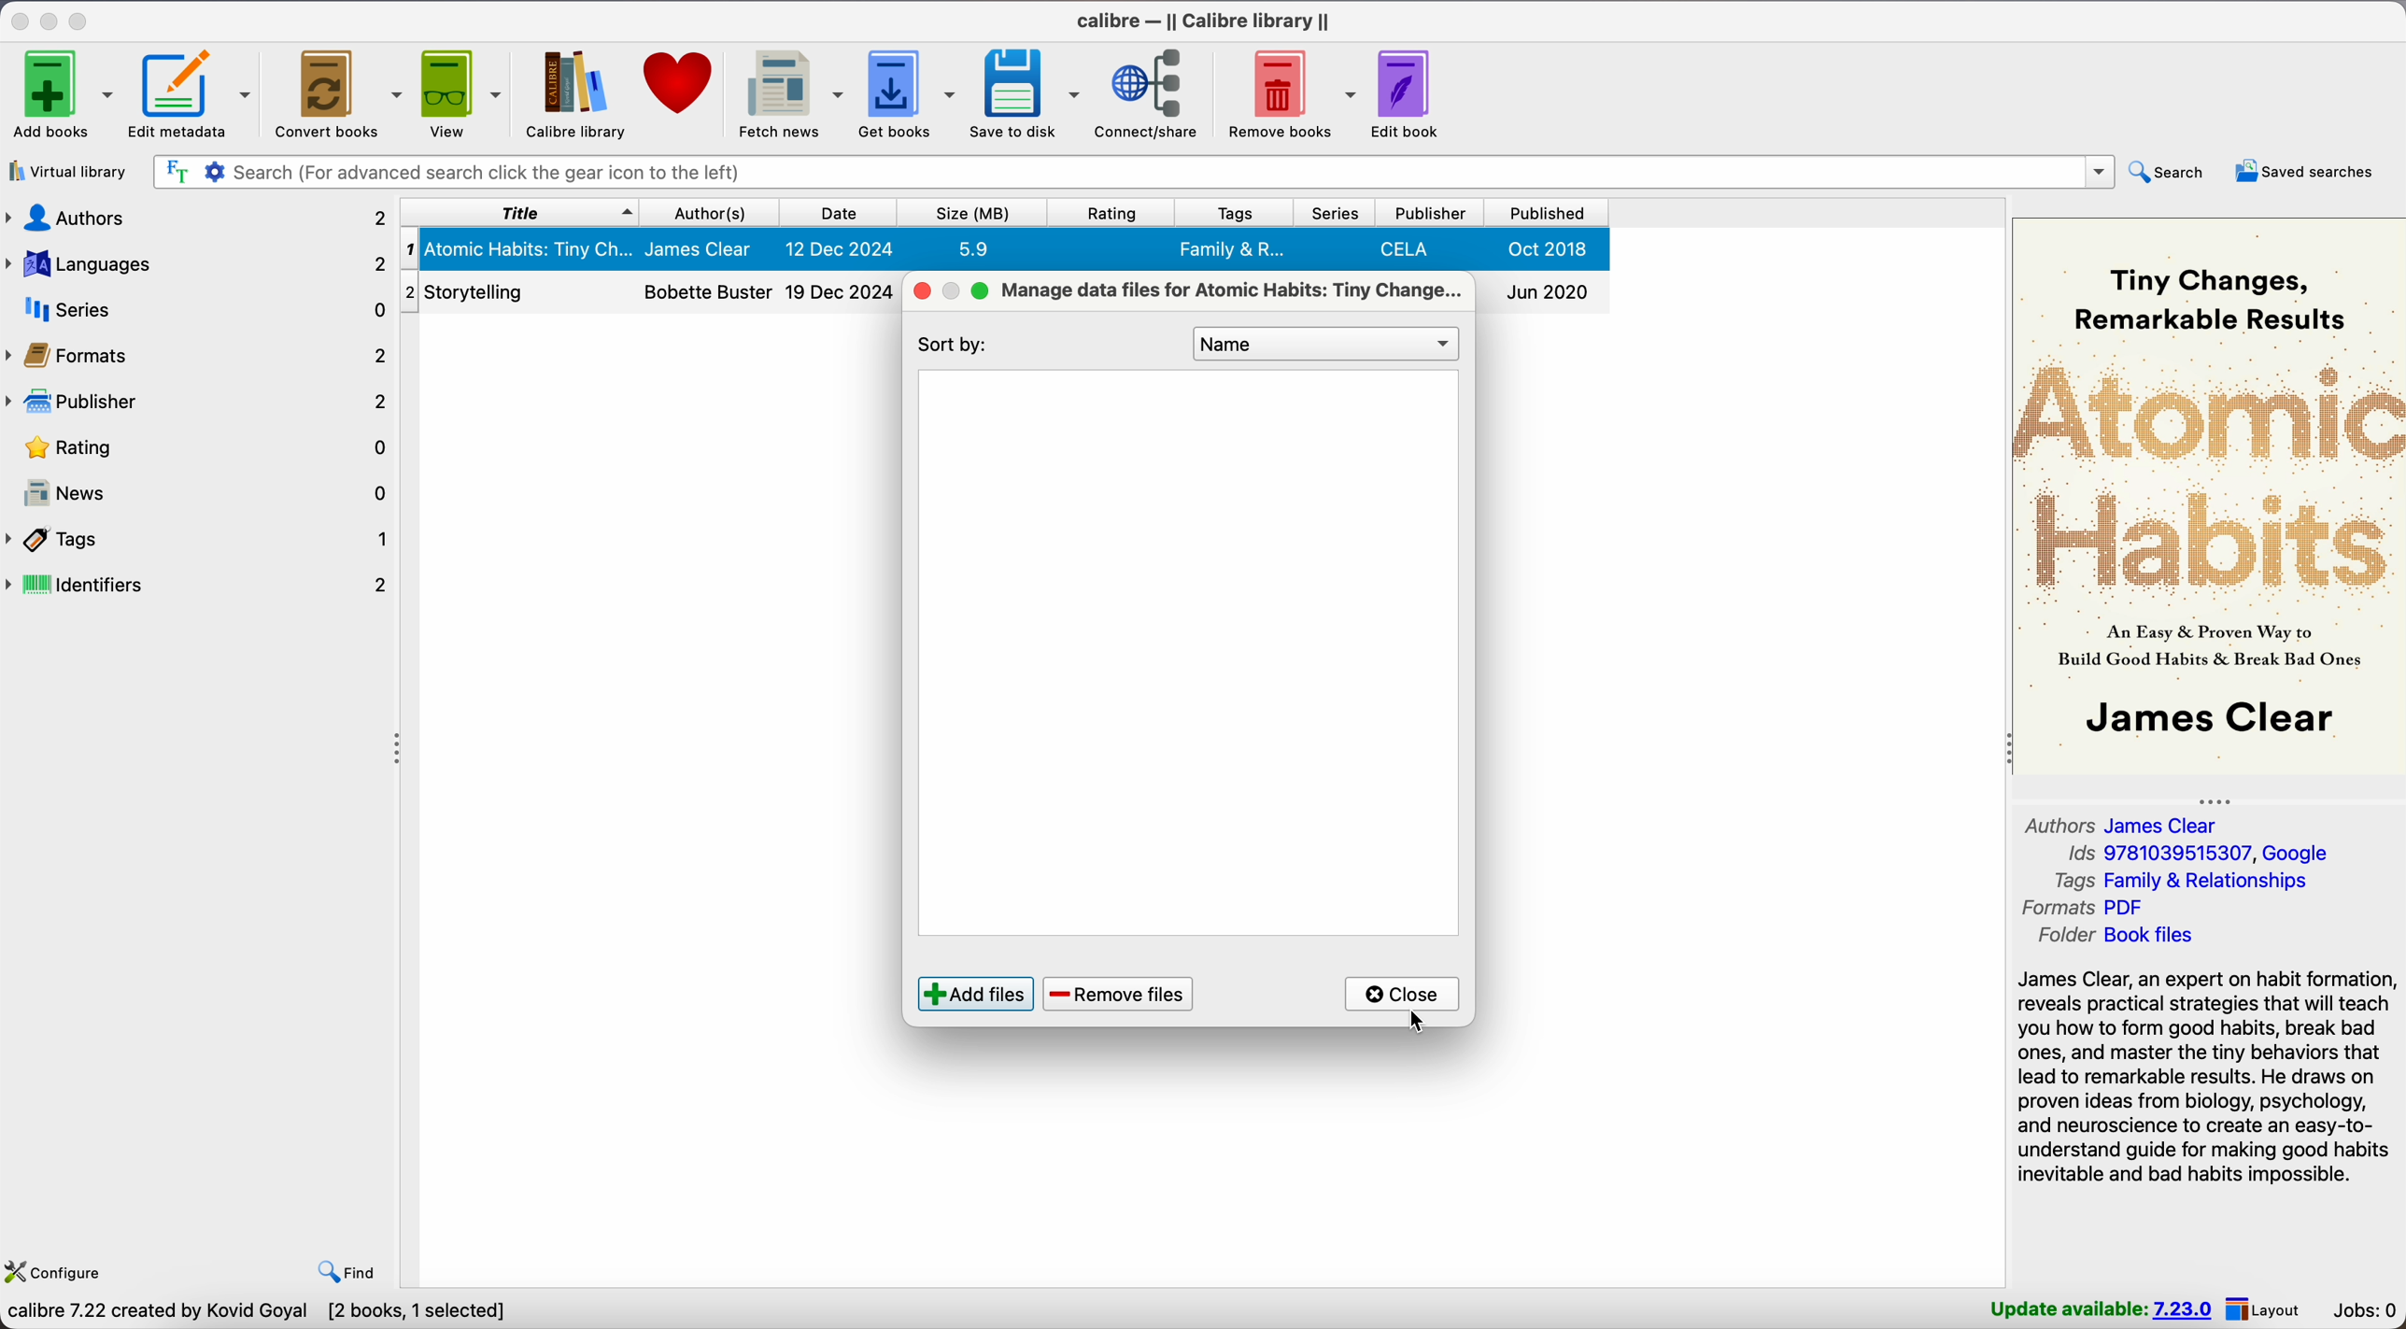  Describe the element at coordinates (1410, 96) in the screenshot. I see `edit book` at that location.